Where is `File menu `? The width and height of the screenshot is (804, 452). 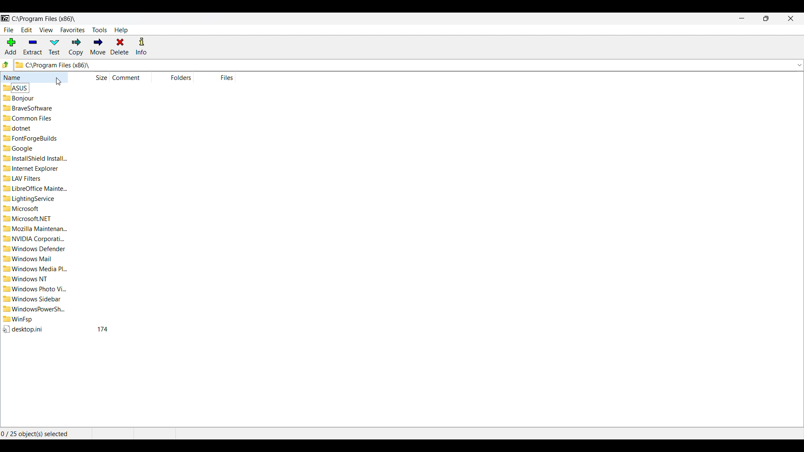 File menu  is located at coordinates (9, 30).